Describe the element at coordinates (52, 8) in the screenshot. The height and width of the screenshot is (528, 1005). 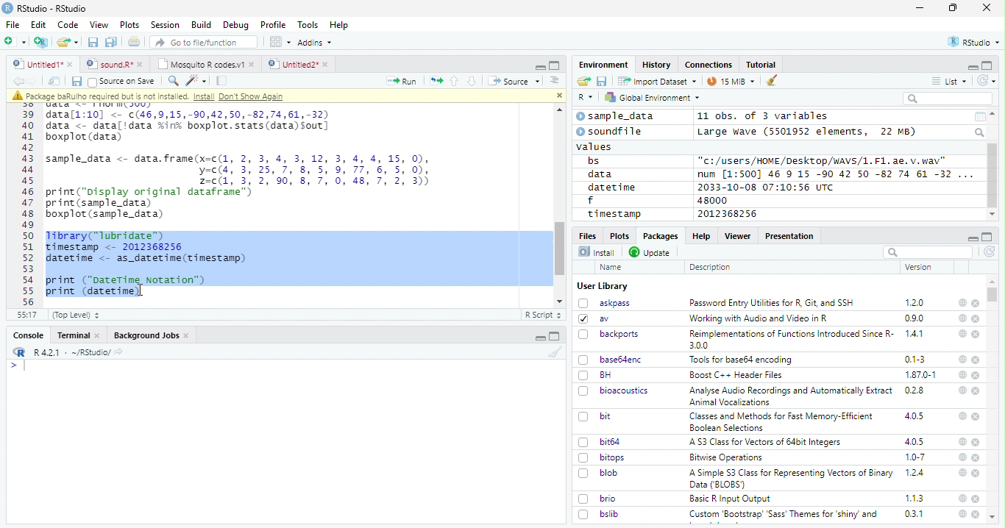
I see `RStudio - RStudio` at that location.